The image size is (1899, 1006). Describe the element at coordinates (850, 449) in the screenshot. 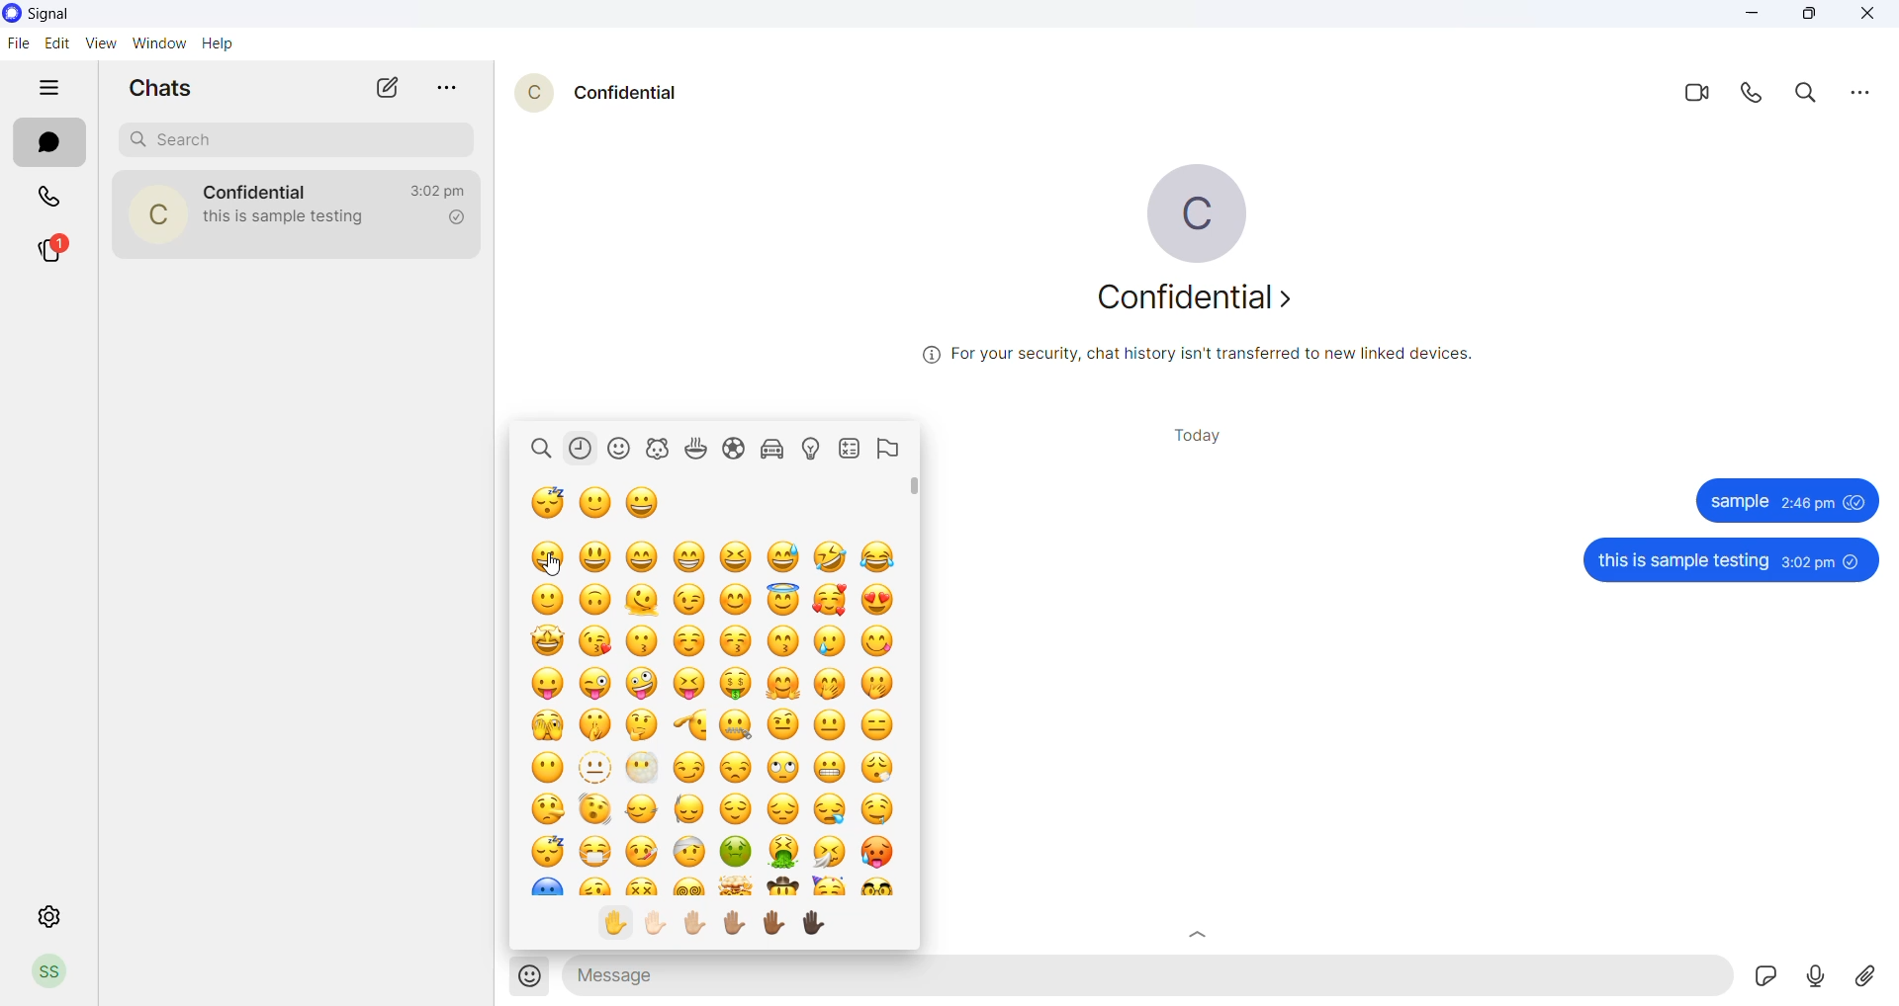

I see `symbol emojis` at that location.